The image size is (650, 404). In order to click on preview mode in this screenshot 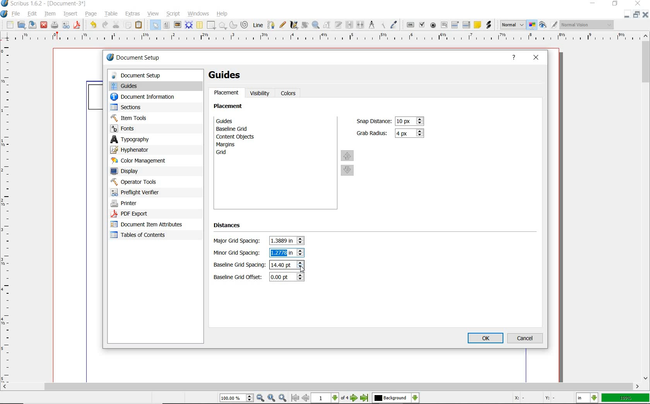, I will do `click(548, 24)`.